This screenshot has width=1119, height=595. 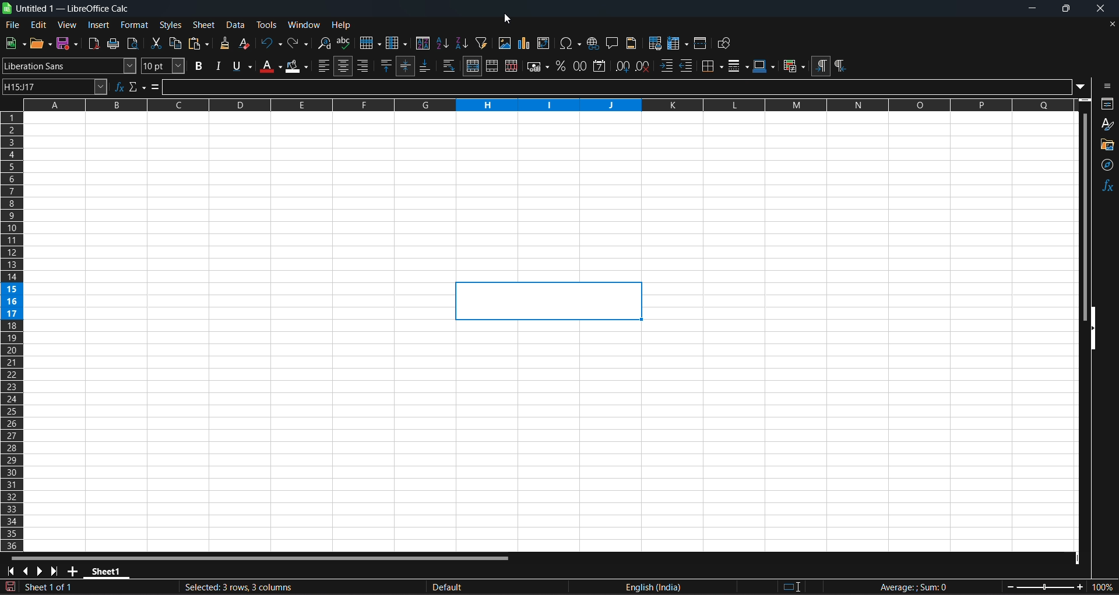 I want to click on insert special characters, so click(x=569, y=42).